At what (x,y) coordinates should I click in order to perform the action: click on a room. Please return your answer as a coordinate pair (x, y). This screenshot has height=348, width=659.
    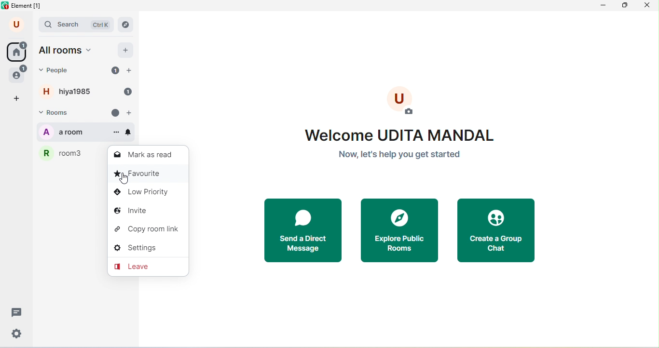
    Looking at the image, I should click on (75, 132).